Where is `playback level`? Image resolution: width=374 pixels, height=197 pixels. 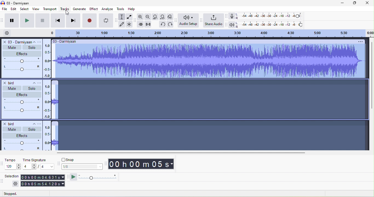
playback level is located at coordinates (270, 25).